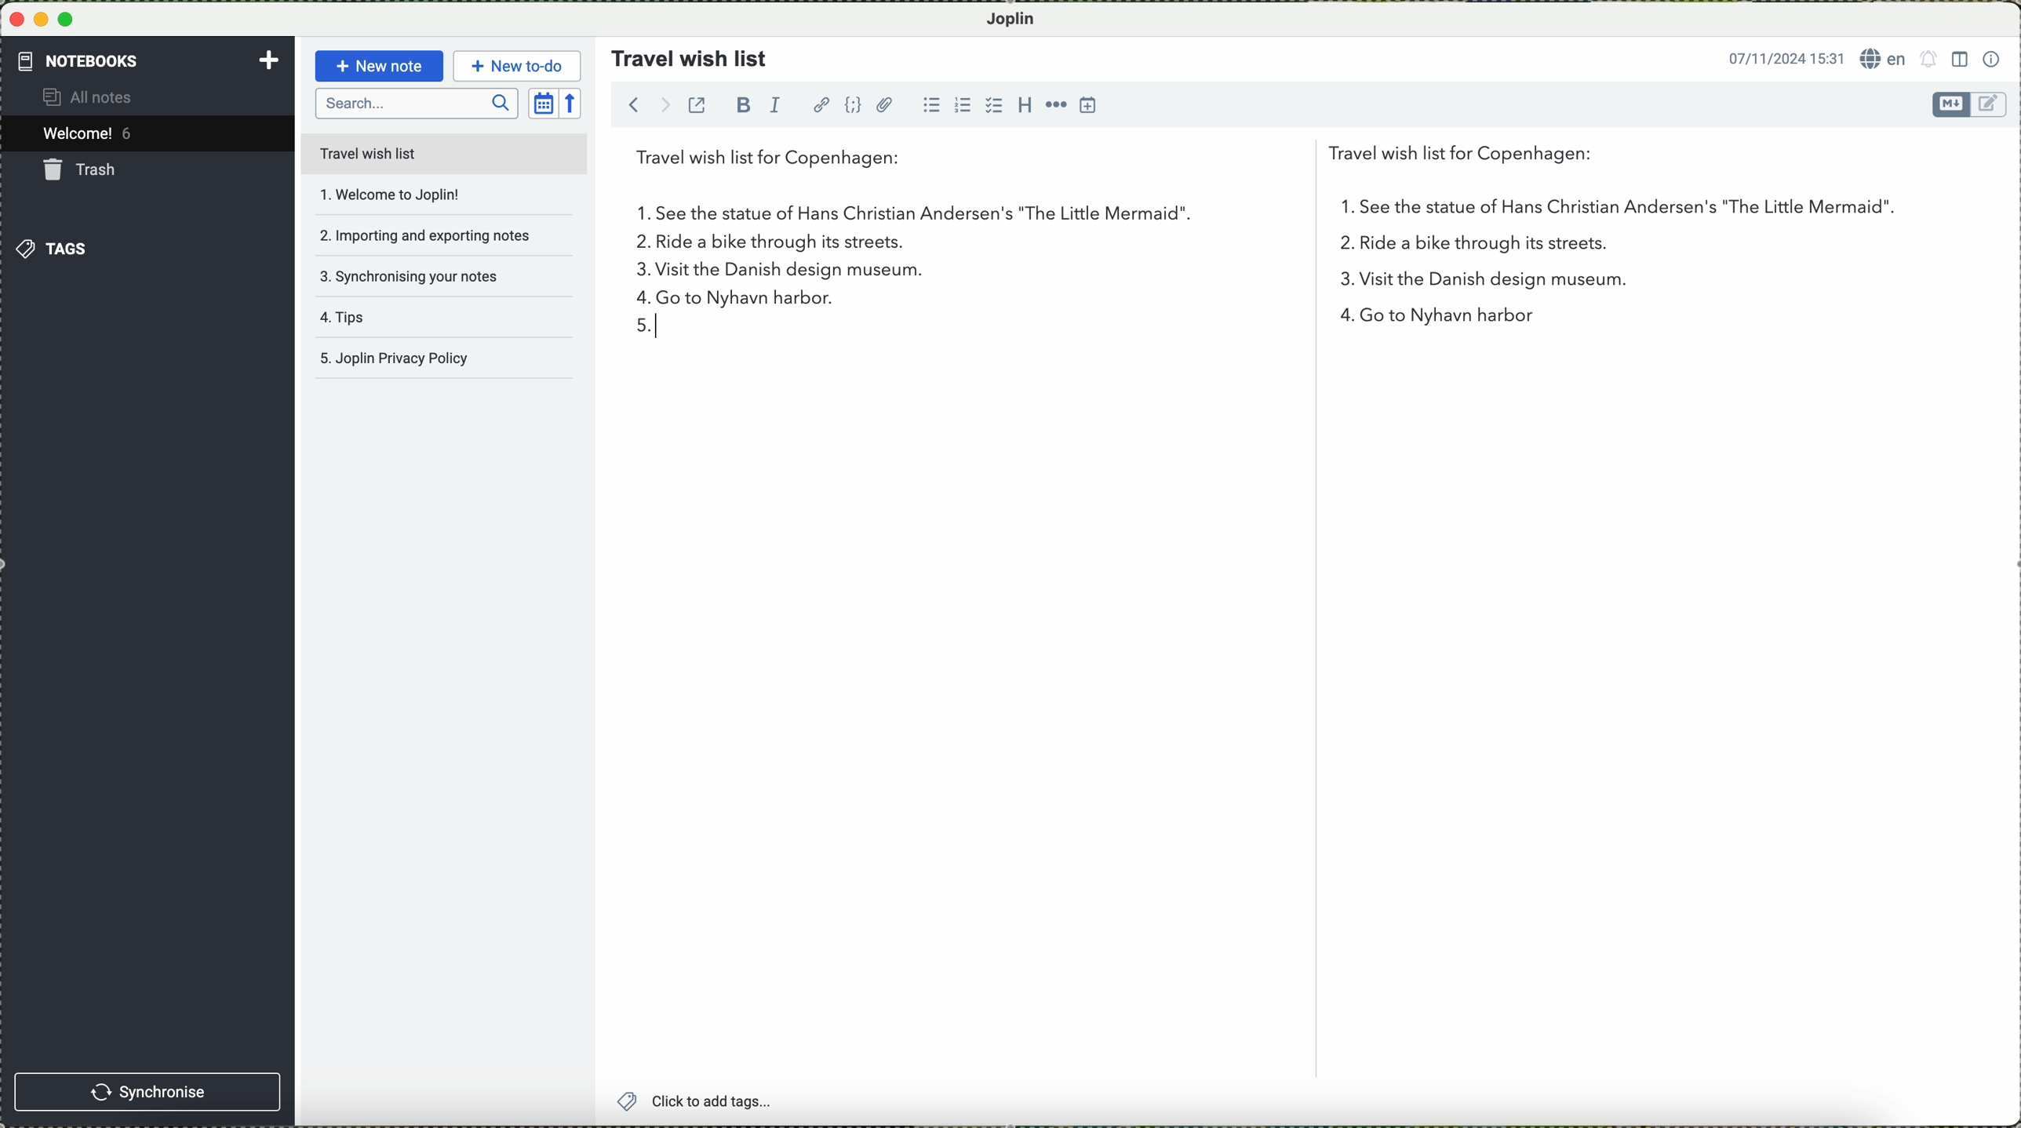  Describe the element at coordinates (149, 61) in the screenshot. I see `notebooks tab` at that location.